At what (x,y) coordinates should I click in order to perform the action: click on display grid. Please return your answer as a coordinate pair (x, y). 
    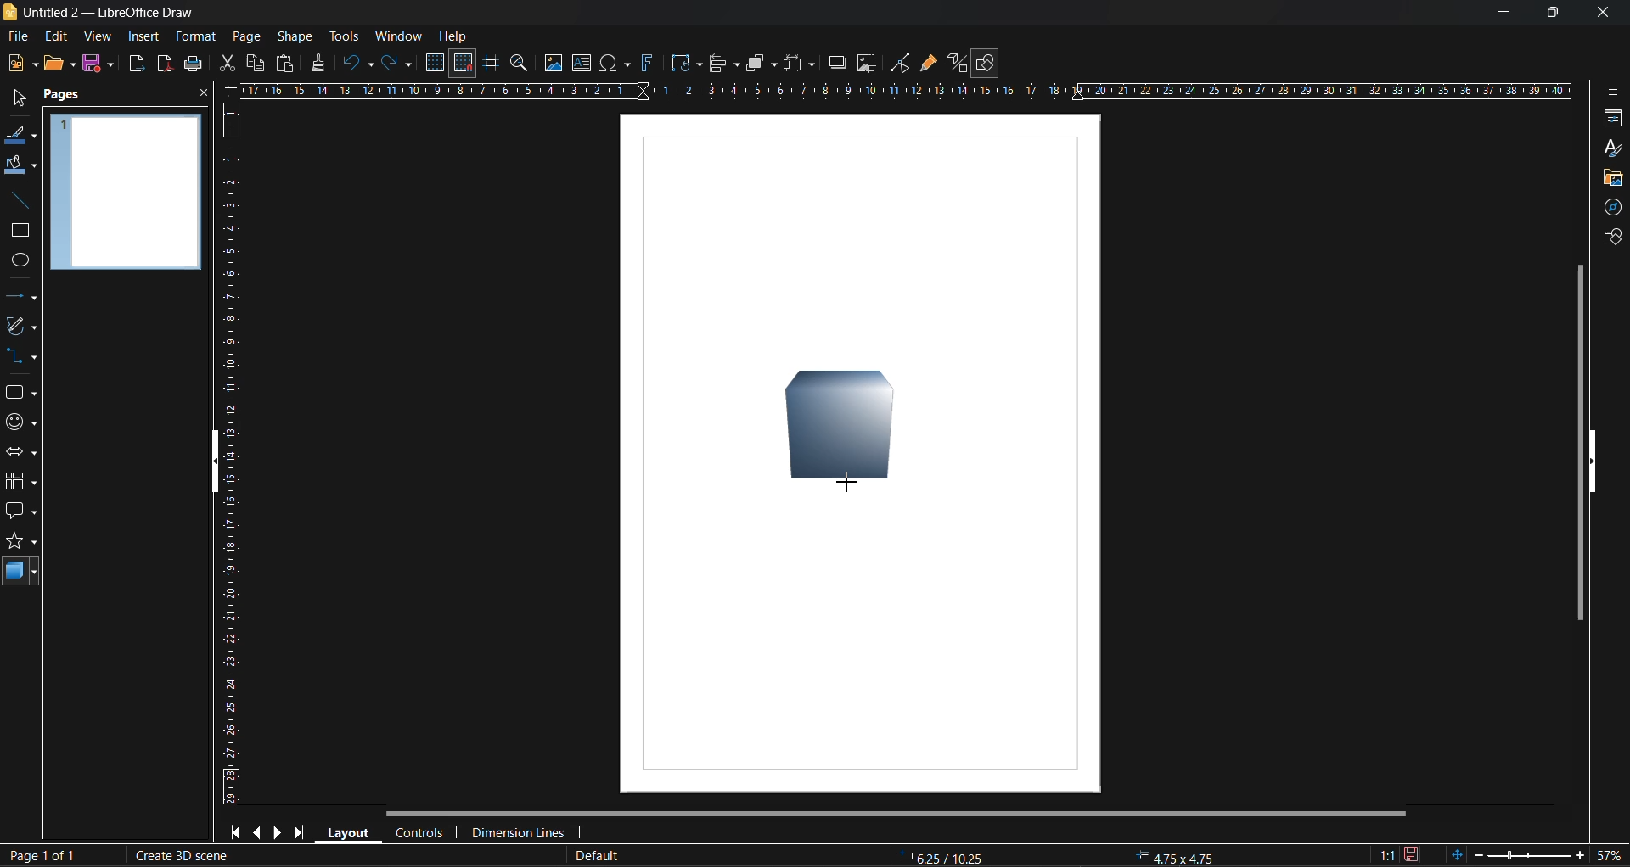
    Looking at the image, I should click on (437, 63).